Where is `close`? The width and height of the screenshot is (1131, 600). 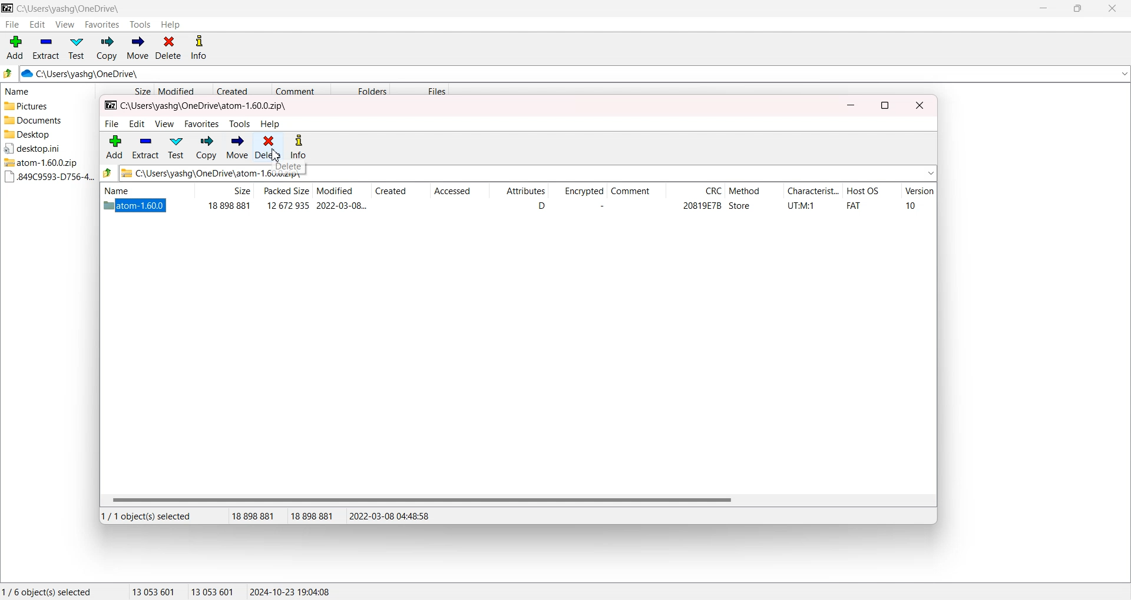 close is located at coordinates (920, 106).